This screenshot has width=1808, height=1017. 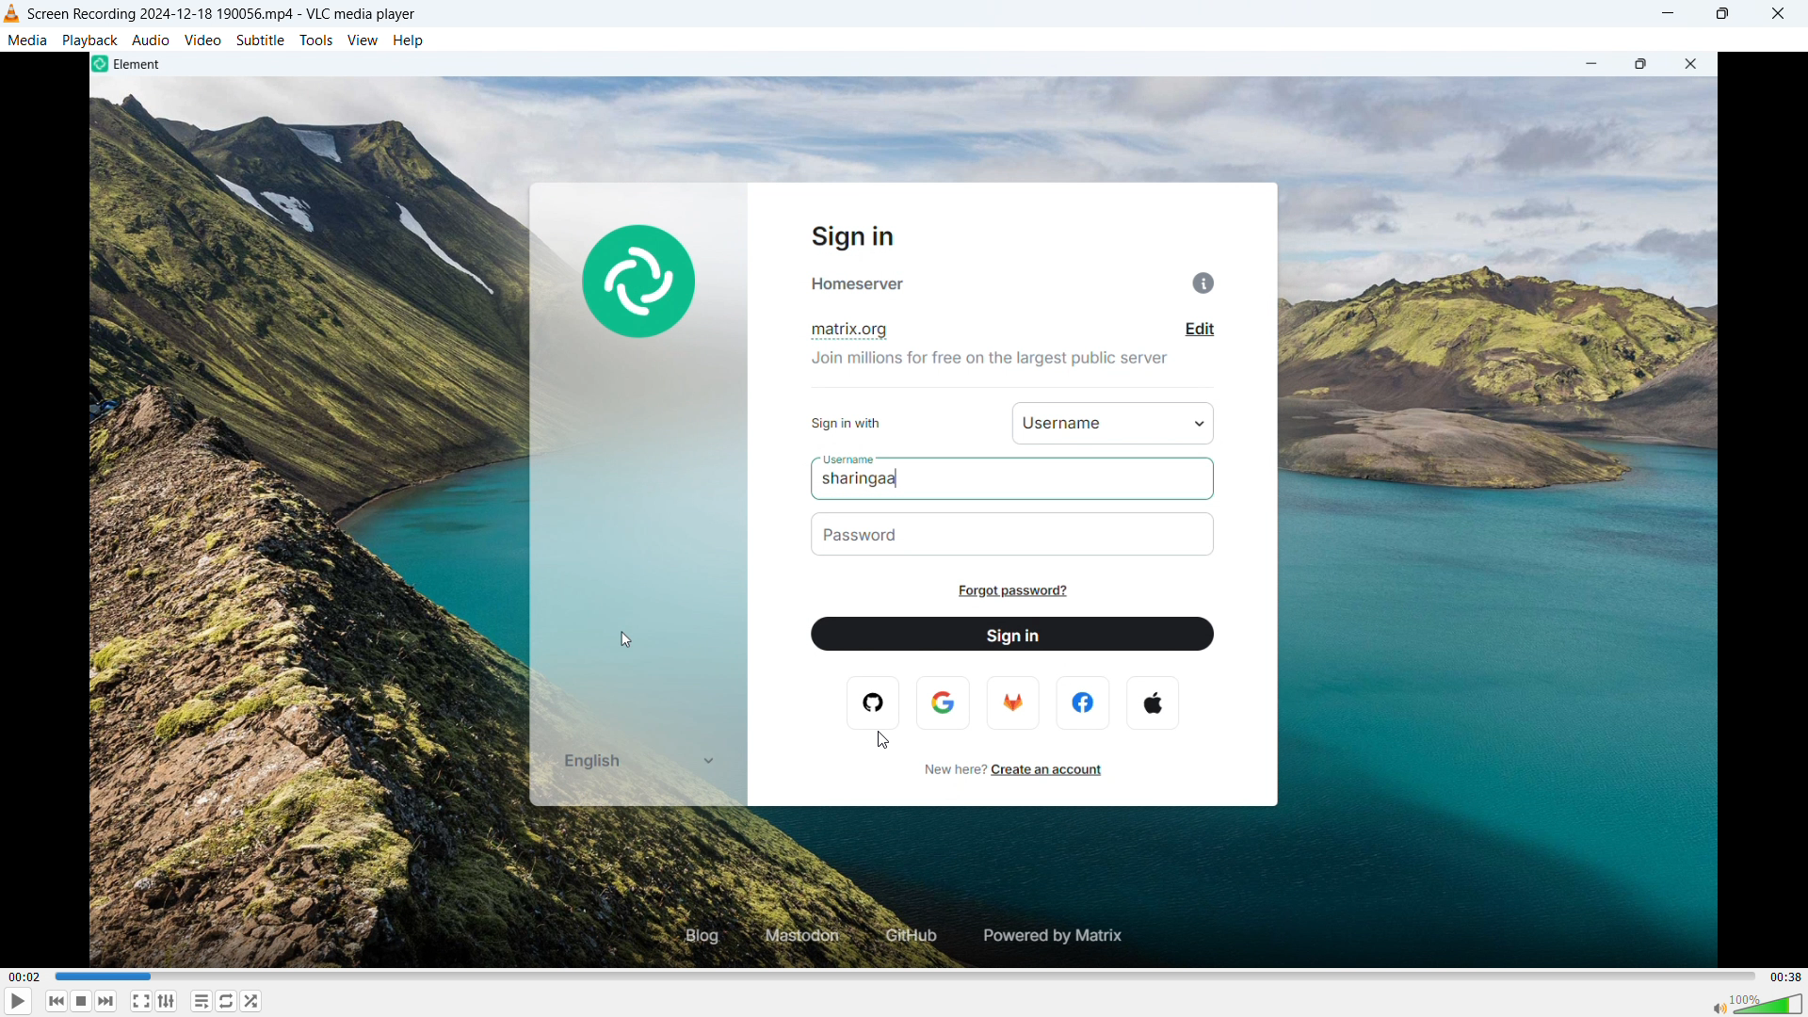 I want to click on view, so click(x=363, y=41).